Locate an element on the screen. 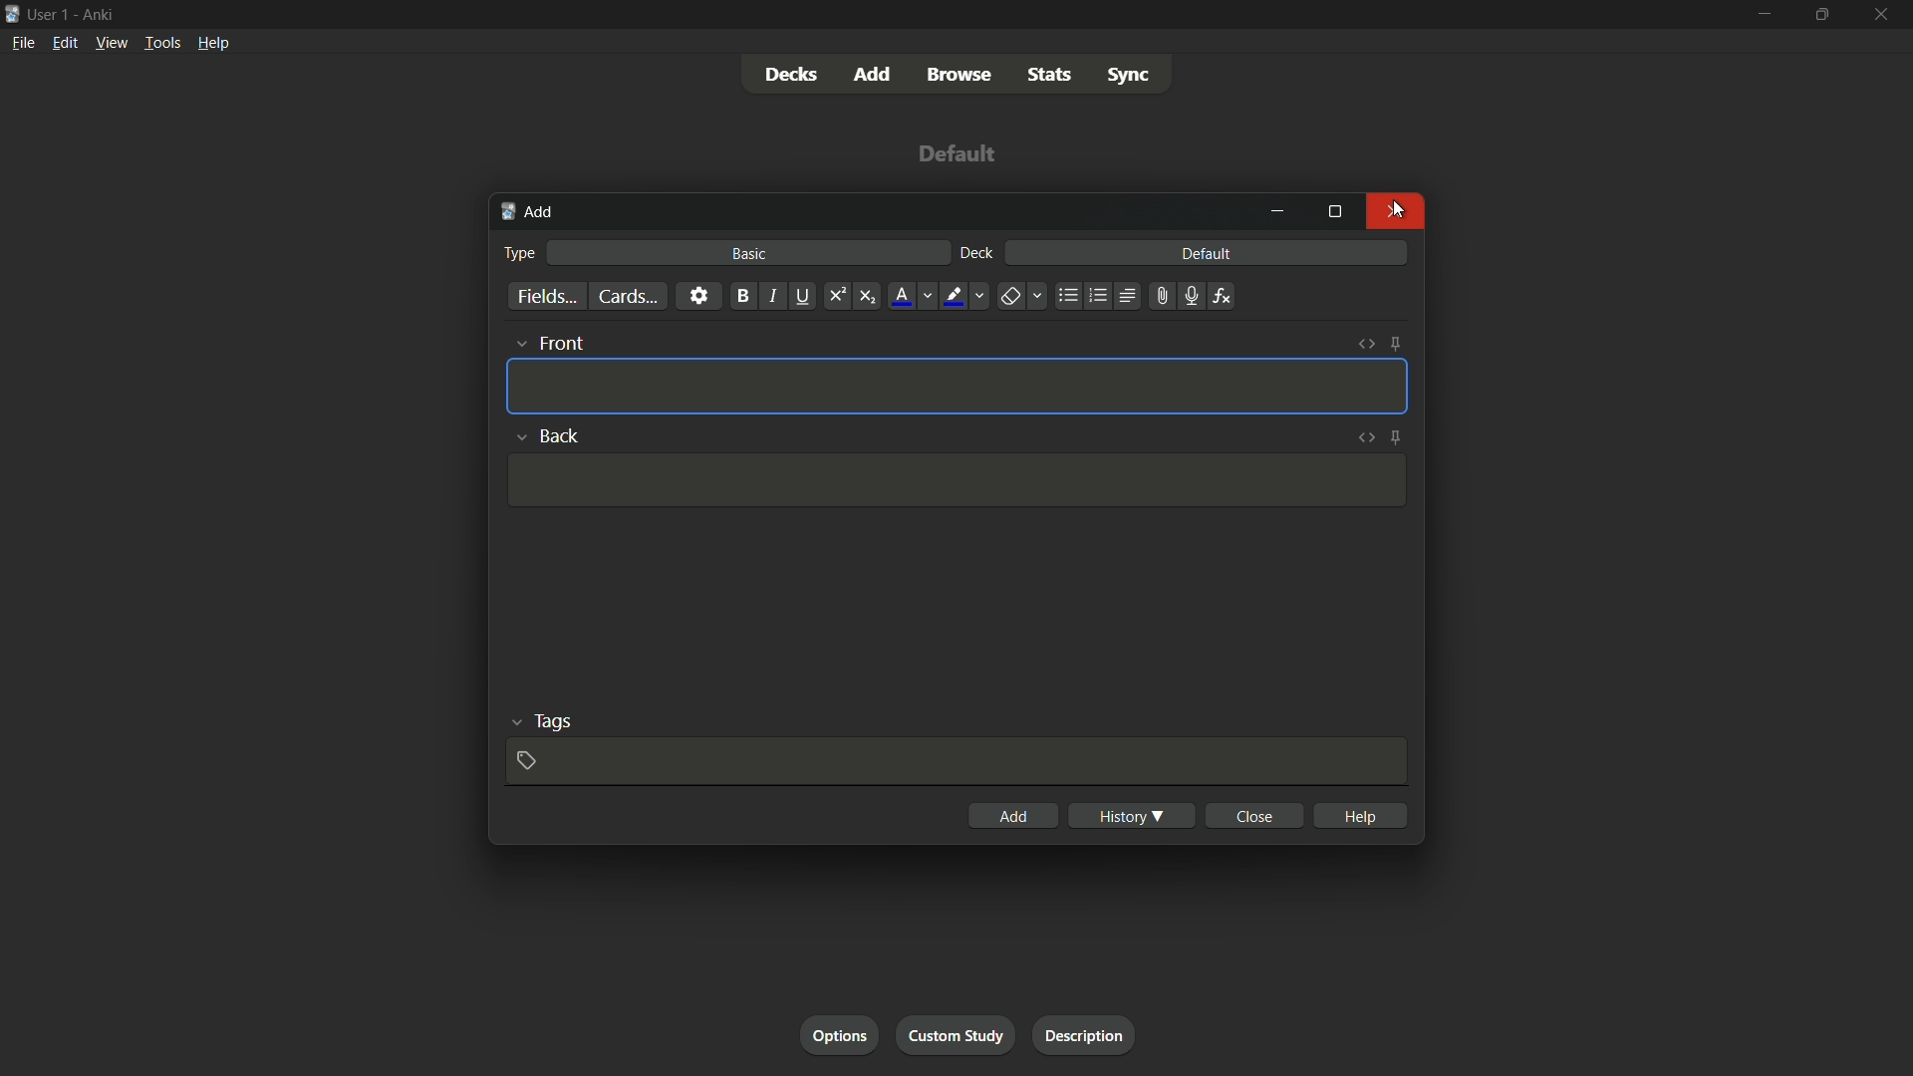  maximize is located at coordinates (1822, 15).